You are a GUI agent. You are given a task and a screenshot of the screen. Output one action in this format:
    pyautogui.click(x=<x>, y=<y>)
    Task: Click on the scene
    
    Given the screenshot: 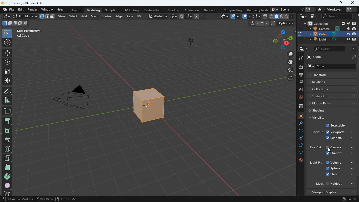 What is the action you would take?
    pyautogui.click(x=292, y=9)
    